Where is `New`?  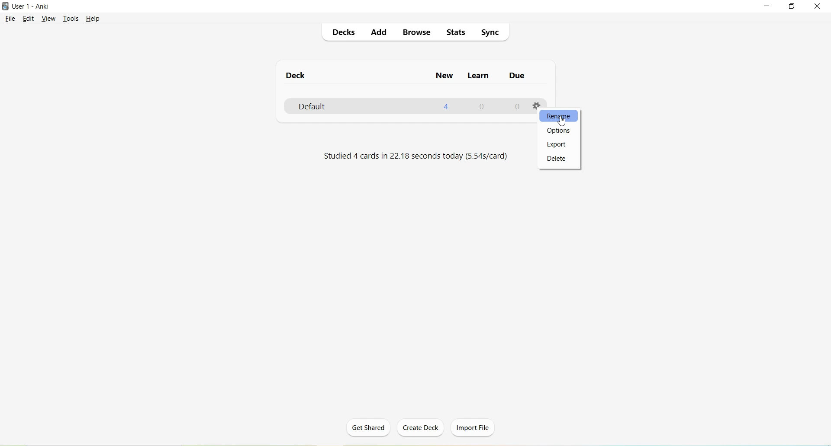 New is located at coordinates (444, 76).